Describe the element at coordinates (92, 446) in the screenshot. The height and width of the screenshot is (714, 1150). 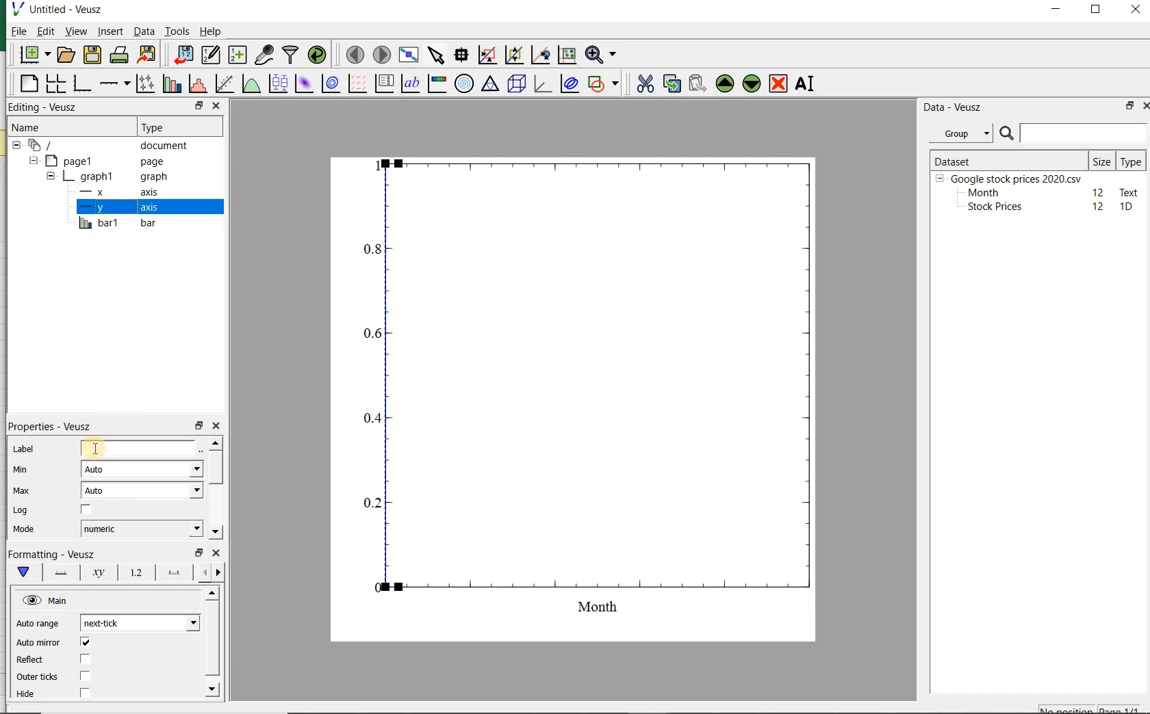
I see `cursor` at that location.